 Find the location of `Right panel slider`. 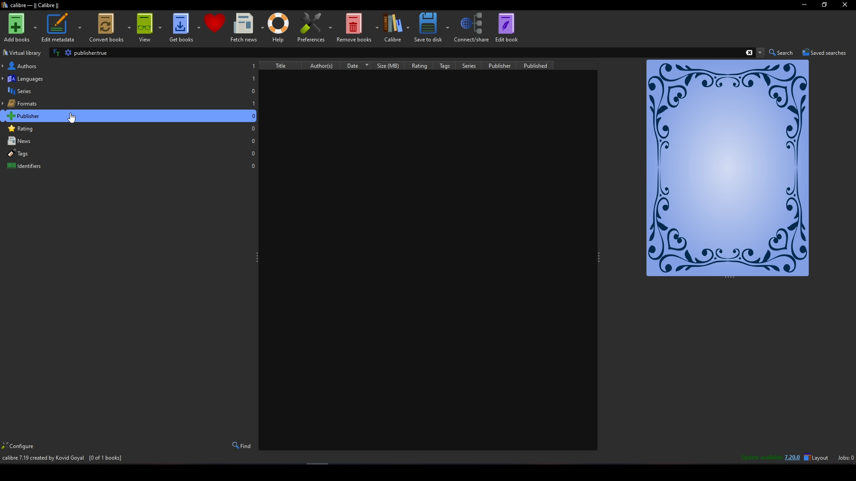

Right panel slider is located at coordinates (600, 258).